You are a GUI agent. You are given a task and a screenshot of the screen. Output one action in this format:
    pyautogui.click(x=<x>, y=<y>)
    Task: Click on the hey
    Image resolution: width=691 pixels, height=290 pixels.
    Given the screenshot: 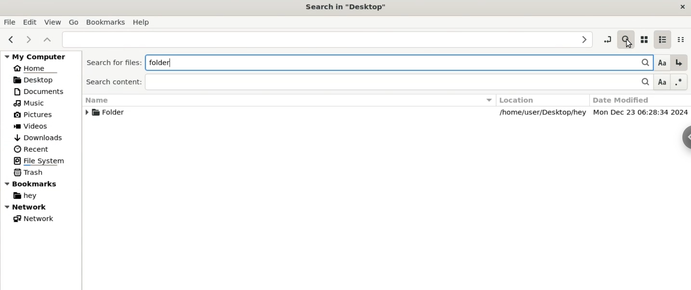 What is the action you would take?
    pyautogui.click(x=24, y=196)
    